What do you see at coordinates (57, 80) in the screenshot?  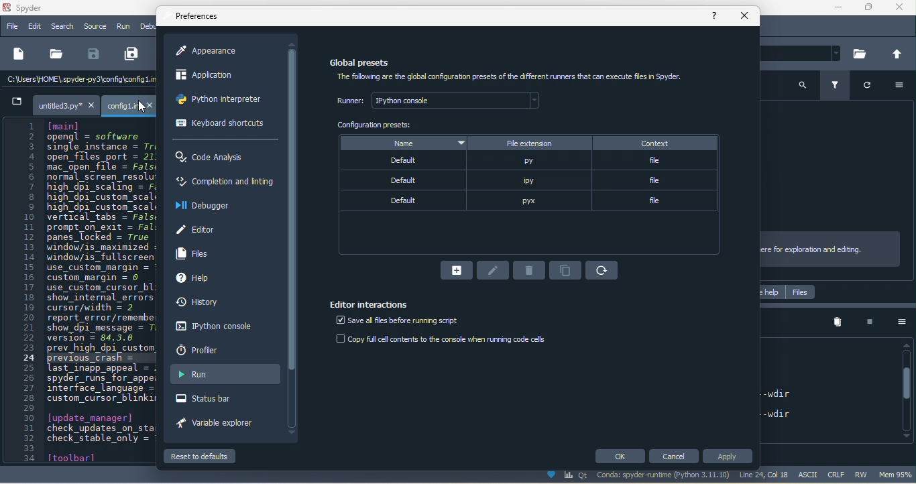 I see `c/users\home\spyder` at bounding box center [57, 80].